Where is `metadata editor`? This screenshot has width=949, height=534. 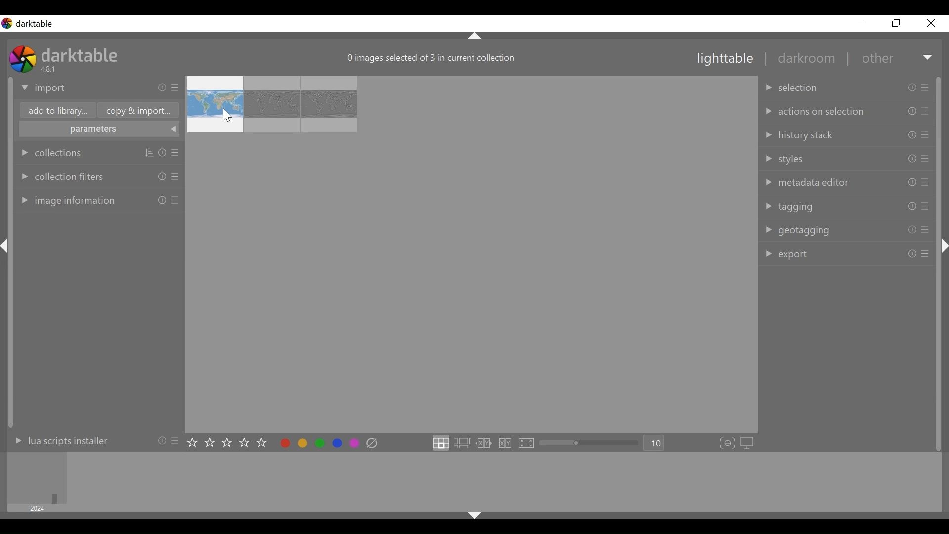 metadata editor is located at coordinates (848, 183).